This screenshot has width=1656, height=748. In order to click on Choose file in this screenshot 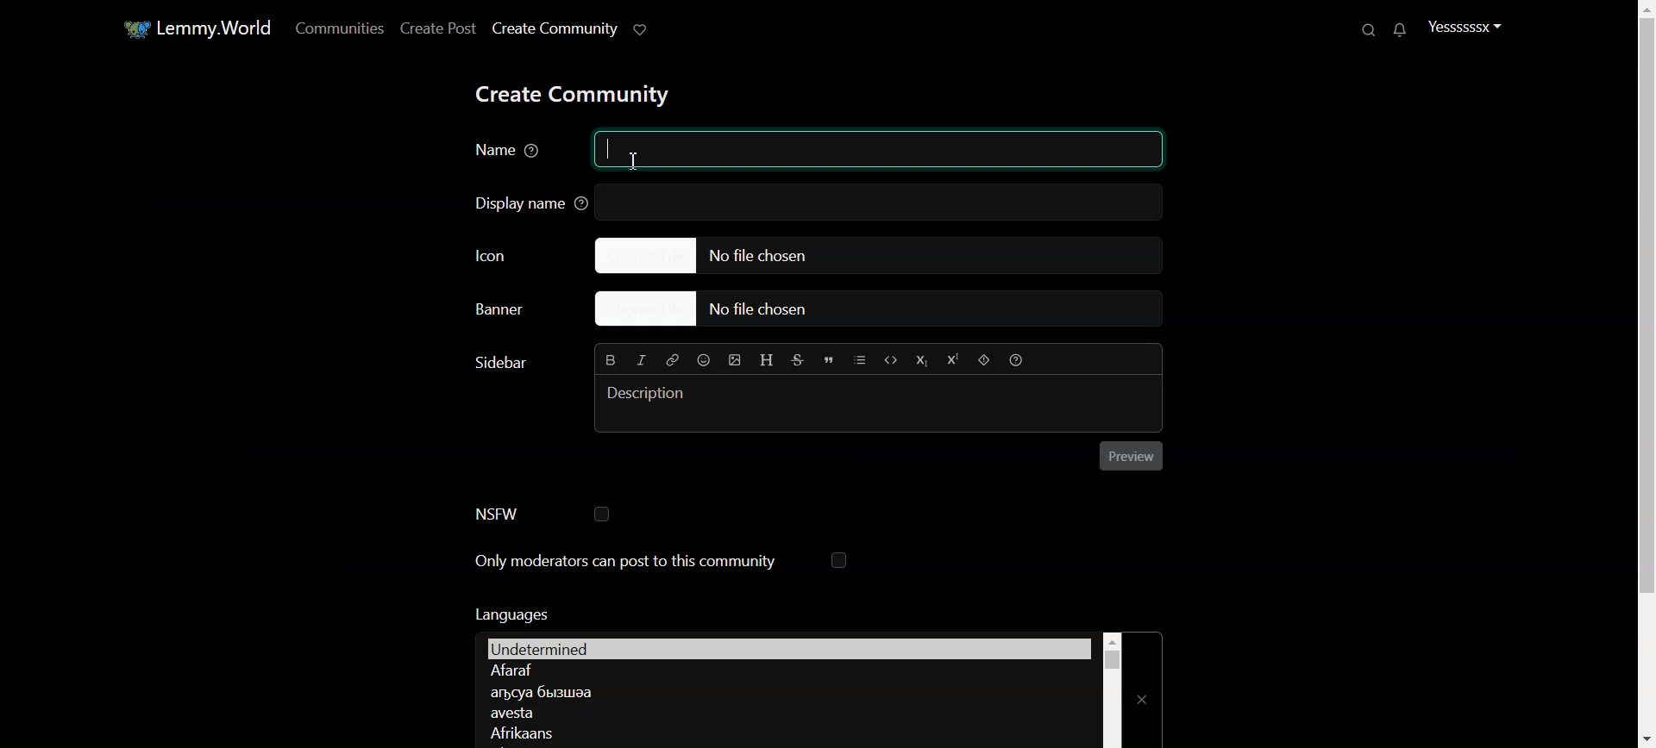, I will do `click(877, 254)`.